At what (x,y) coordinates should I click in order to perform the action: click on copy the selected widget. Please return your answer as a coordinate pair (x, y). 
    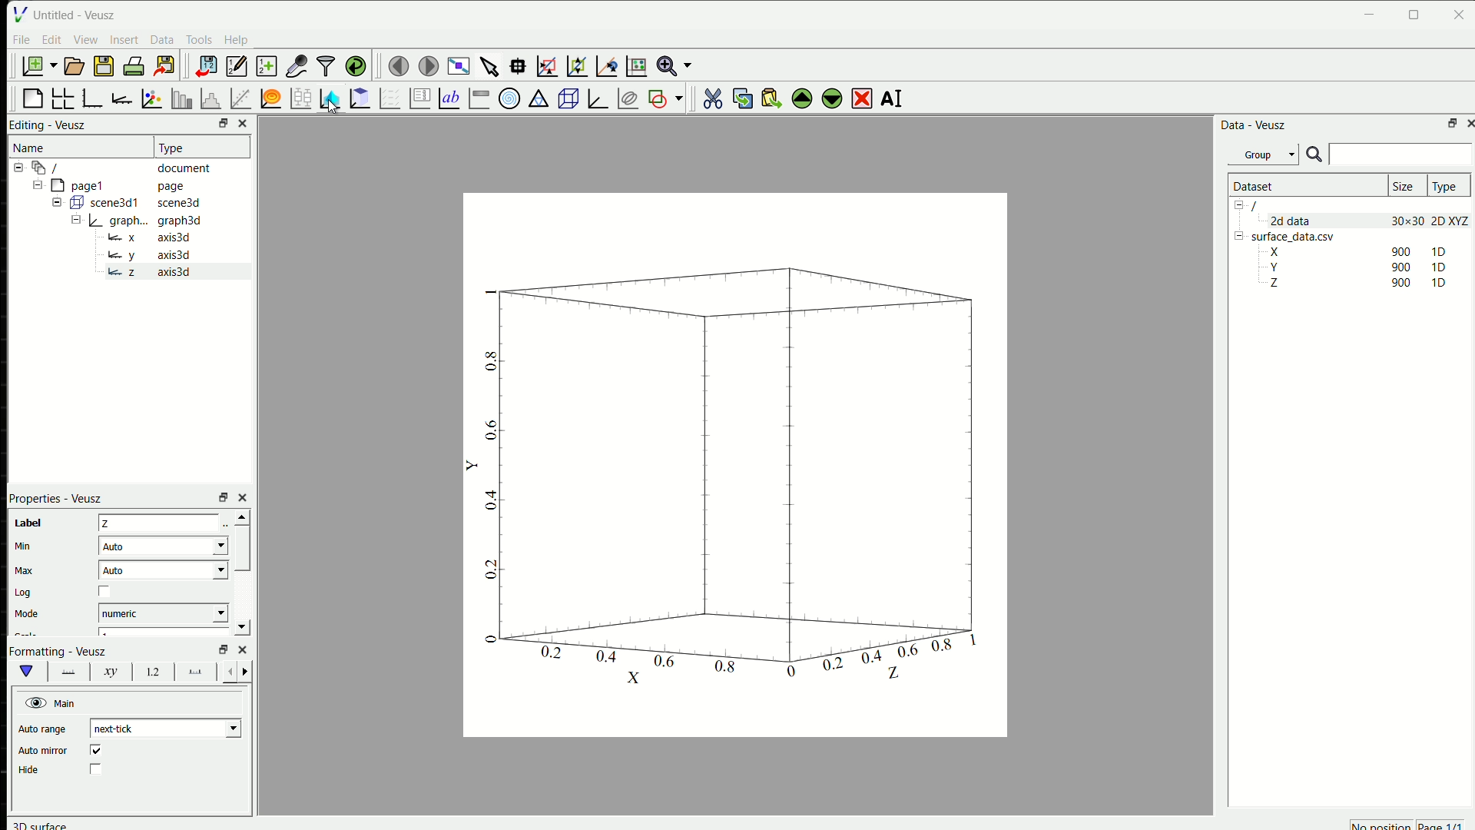
    Looking at the image, I should click on (744, 98).